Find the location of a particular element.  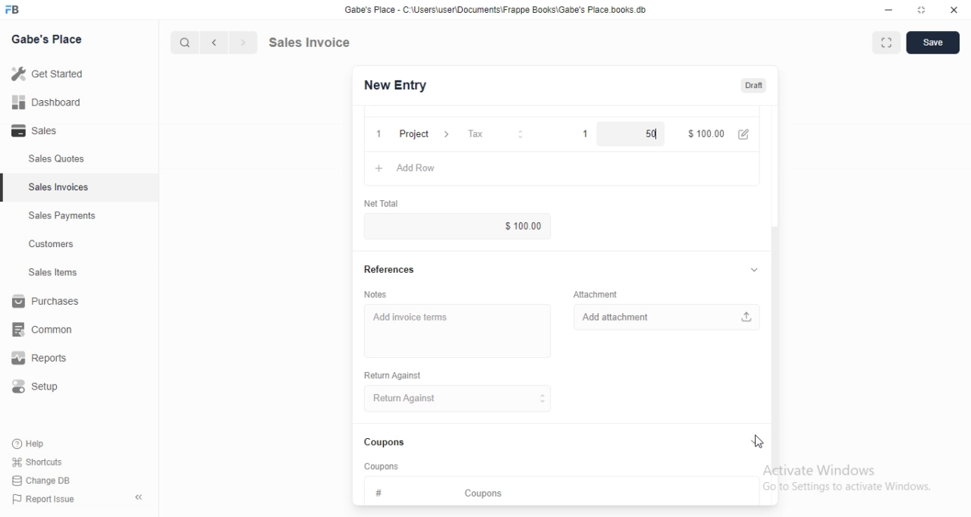

Add row is located at coordinates (421, 168).